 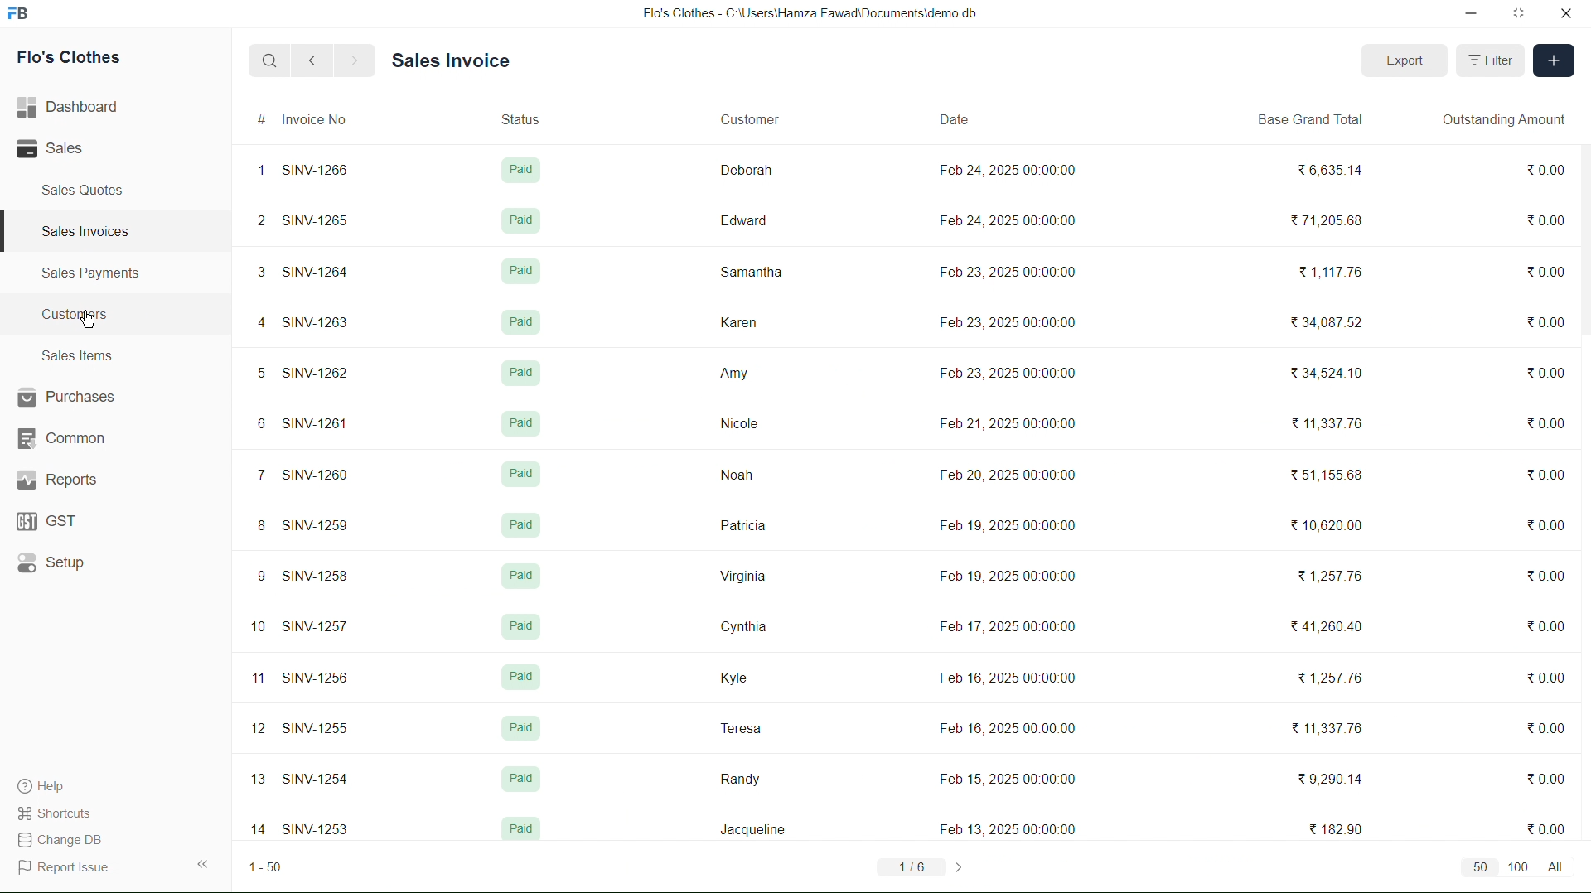 What do you see at coordinates (737, 473) in the screenshot?
I see `Noah` at bounding box center [737, 473].